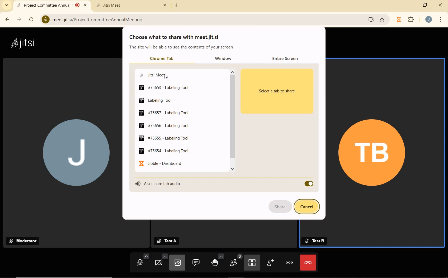 Image resolution: width=448 pixels, height=278 pixels. Describe the element at coordinates (372, 20) in the screenshot. I see `Download webpage` at that location.